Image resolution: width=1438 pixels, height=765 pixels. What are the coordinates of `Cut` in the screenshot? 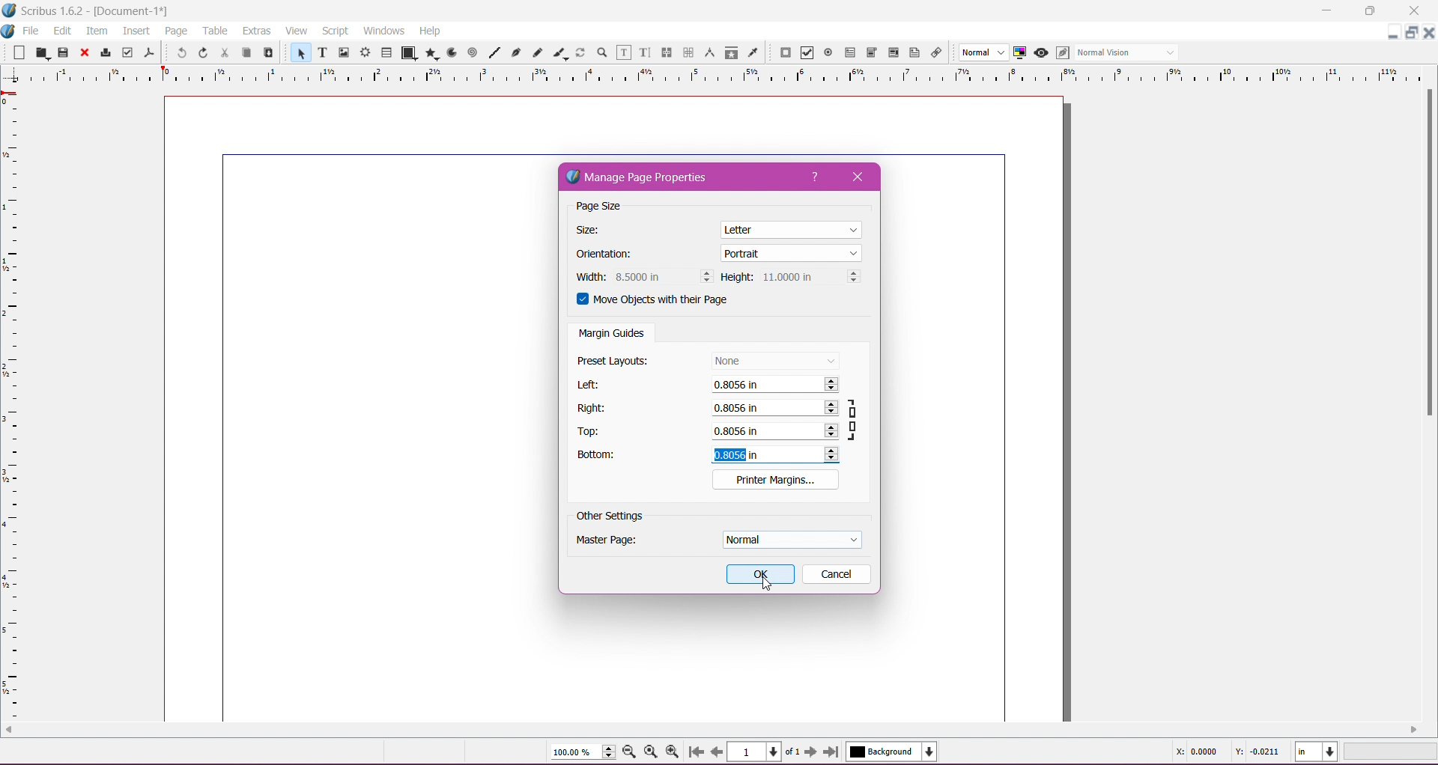 It's located at (224, 53).